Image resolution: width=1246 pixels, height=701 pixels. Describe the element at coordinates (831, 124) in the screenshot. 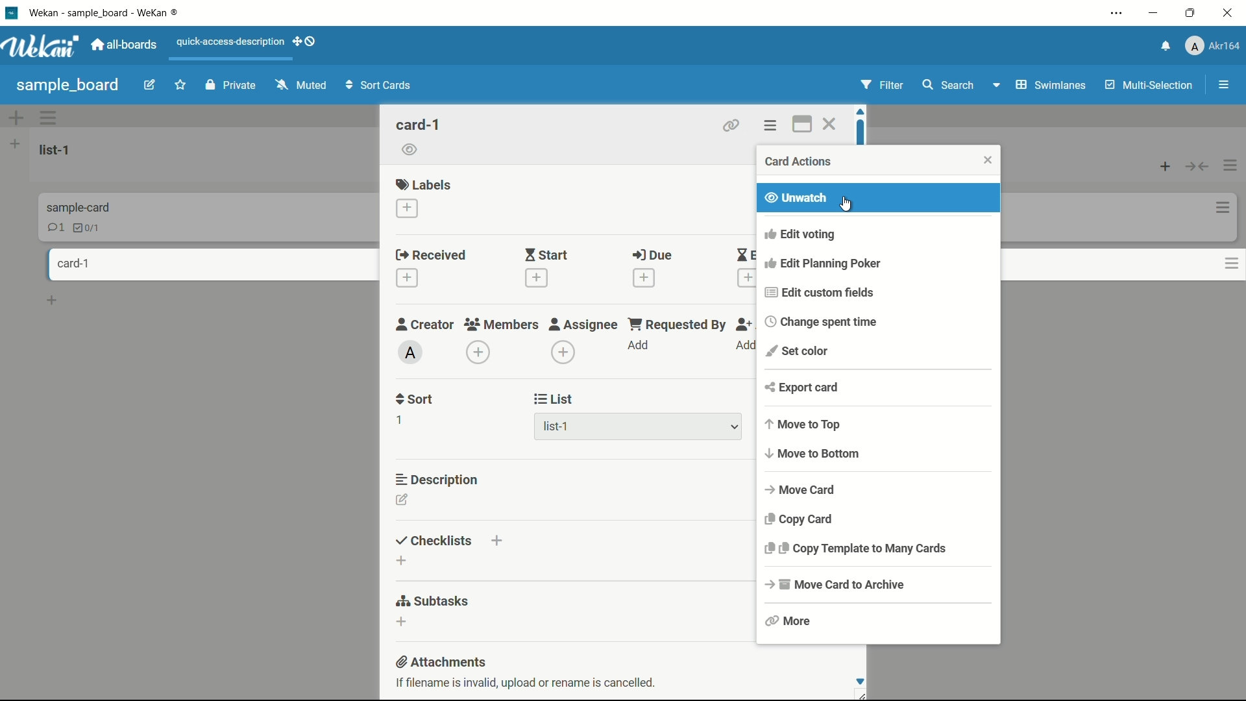

I see `close card` at that location.